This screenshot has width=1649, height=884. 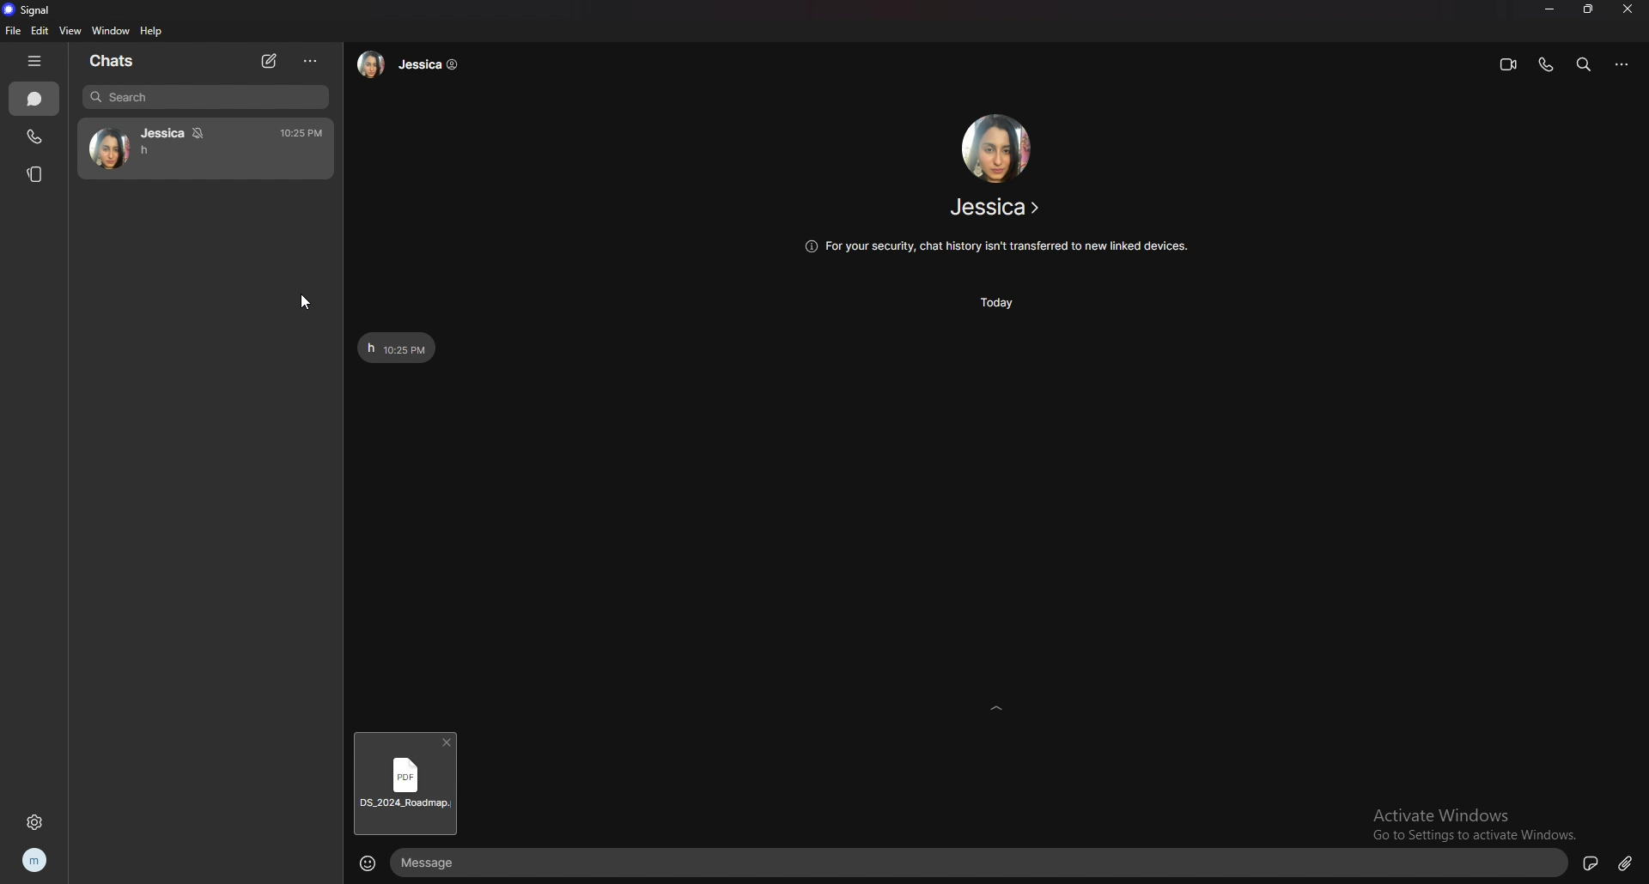 What do you see at coordinates (1590, 864) in the screenshot?
I see `voice message` at bounding box center [1590, 864].